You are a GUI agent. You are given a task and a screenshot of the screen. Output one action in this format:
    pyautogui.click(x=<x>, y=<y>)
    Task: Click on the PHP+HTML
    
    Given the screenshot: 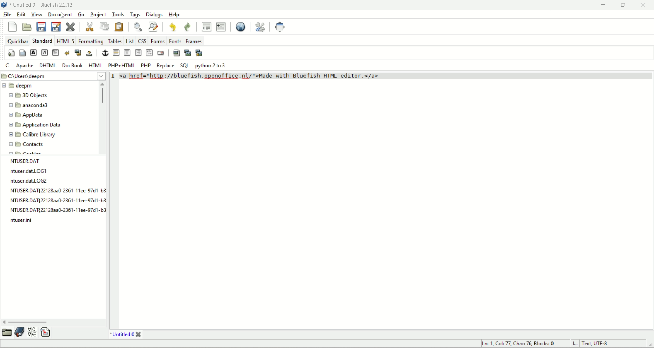 What is the action you would take?
    pyautogui.click(x=122, y=66)
    